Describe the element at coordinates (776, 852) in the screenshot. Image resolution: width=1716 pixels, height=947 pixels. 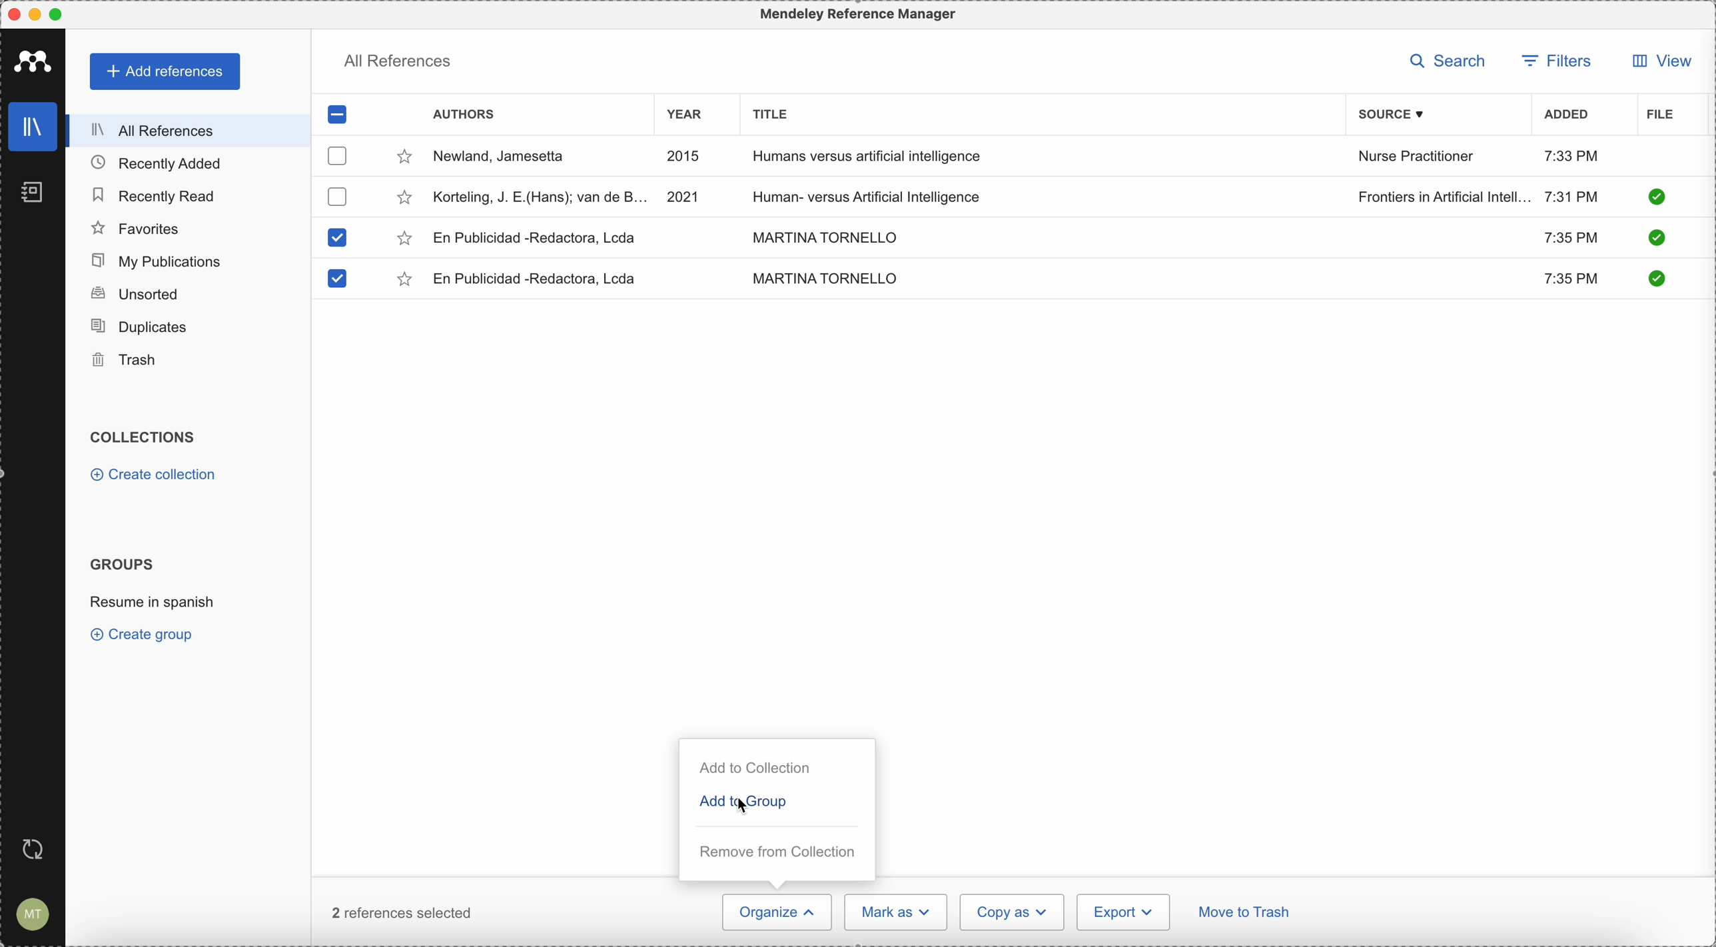
I see `remove from collection` at that location.